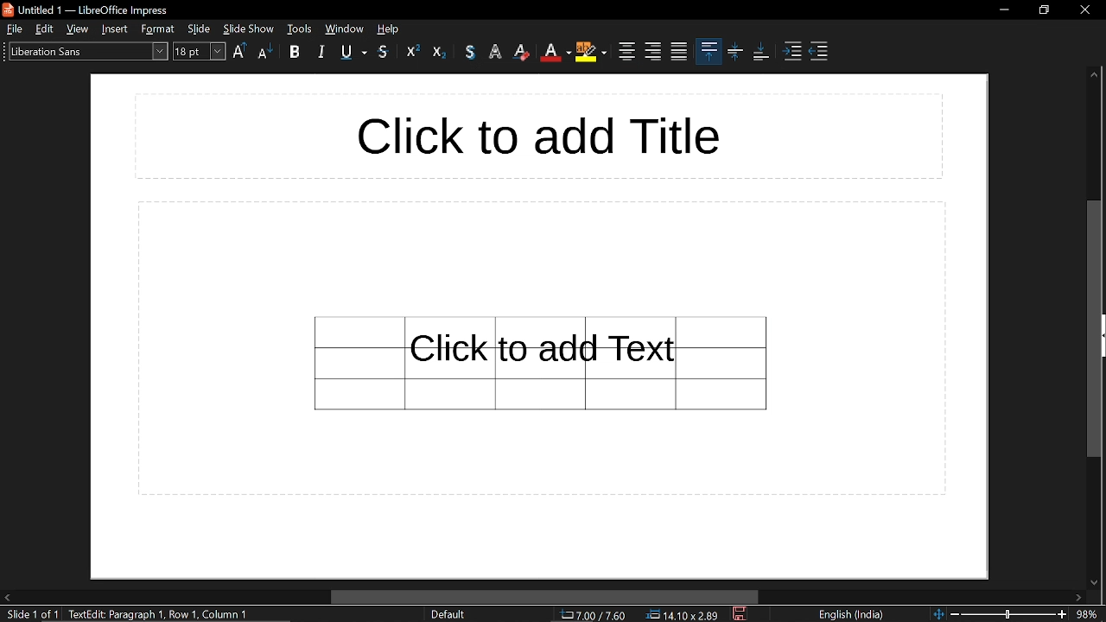 The image size is (1106, 622). I want to click on insert, so click(116, 29).